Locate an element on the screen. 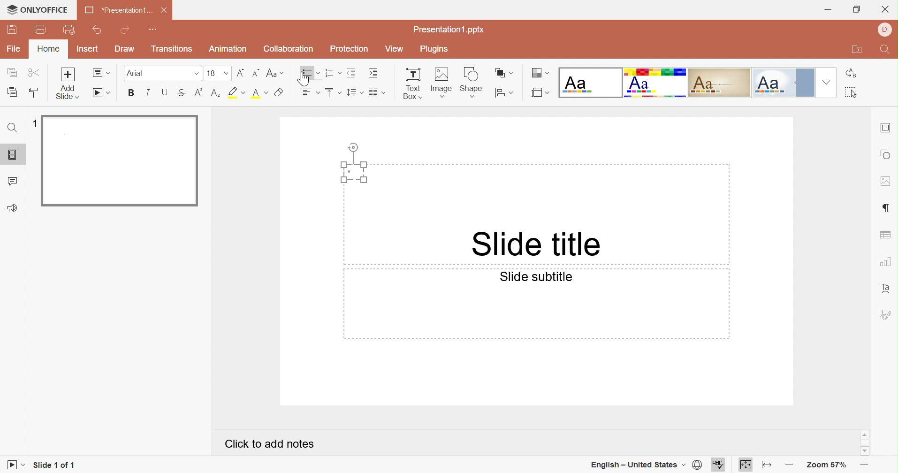  table settings is located at coordinates (886, 236).